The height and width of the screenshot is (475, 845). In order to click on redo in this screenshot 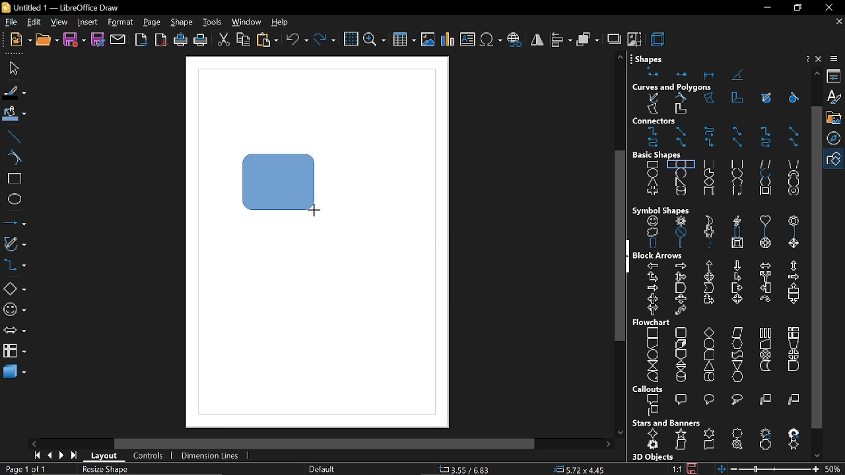, I will do `click(325, 41)`.